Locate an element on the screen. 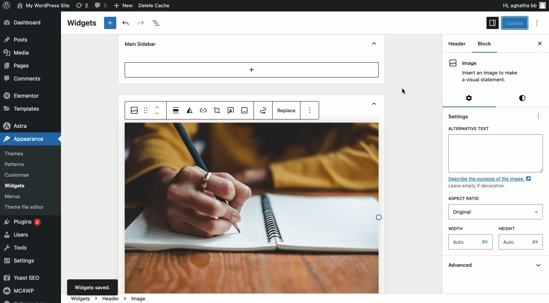 This screenshot has height=303, width=549. Elementor is located at coordinates (22, 95).